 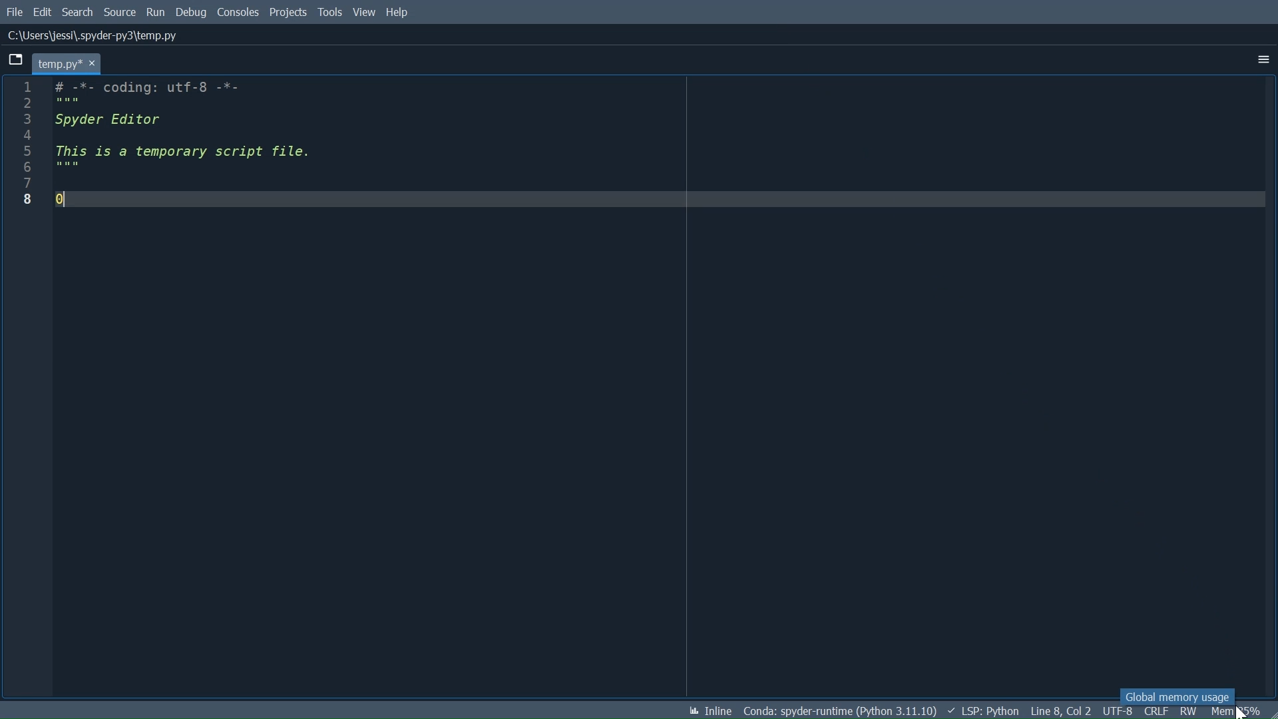 I want to click on temp.py, so click(x=67, y=64).